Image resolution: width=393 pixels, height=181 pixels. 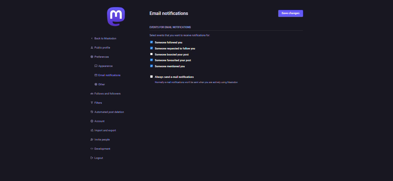 I want to click on account, so click(x=96, y=121).